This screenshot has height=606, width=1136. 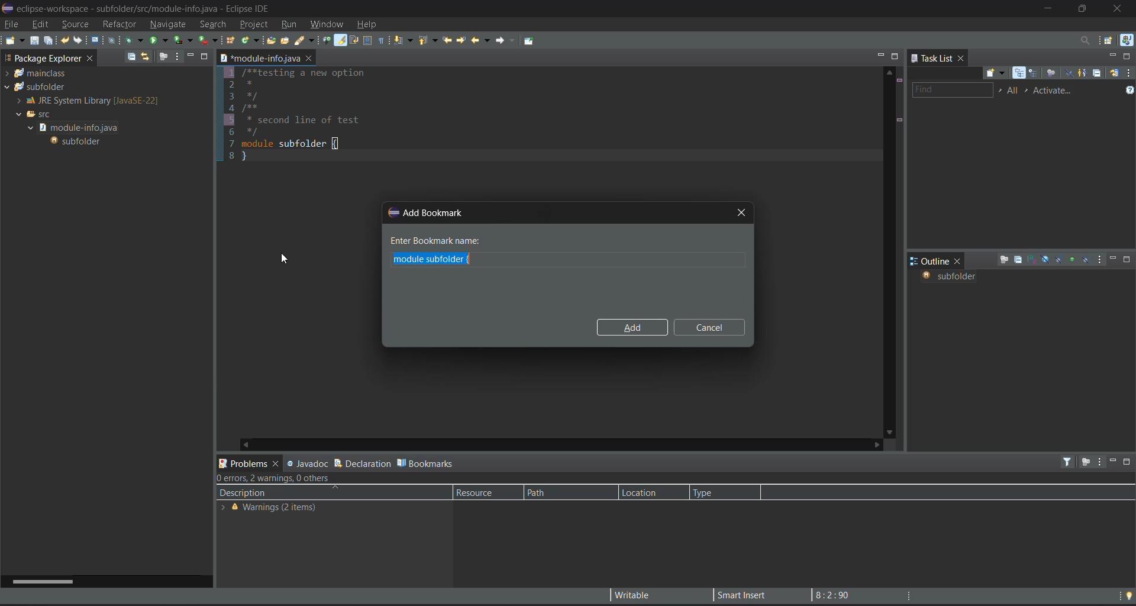 What do you see at coordinates (160, 39) in the screenshot?
I see `run` at bounding box center [160, 39].